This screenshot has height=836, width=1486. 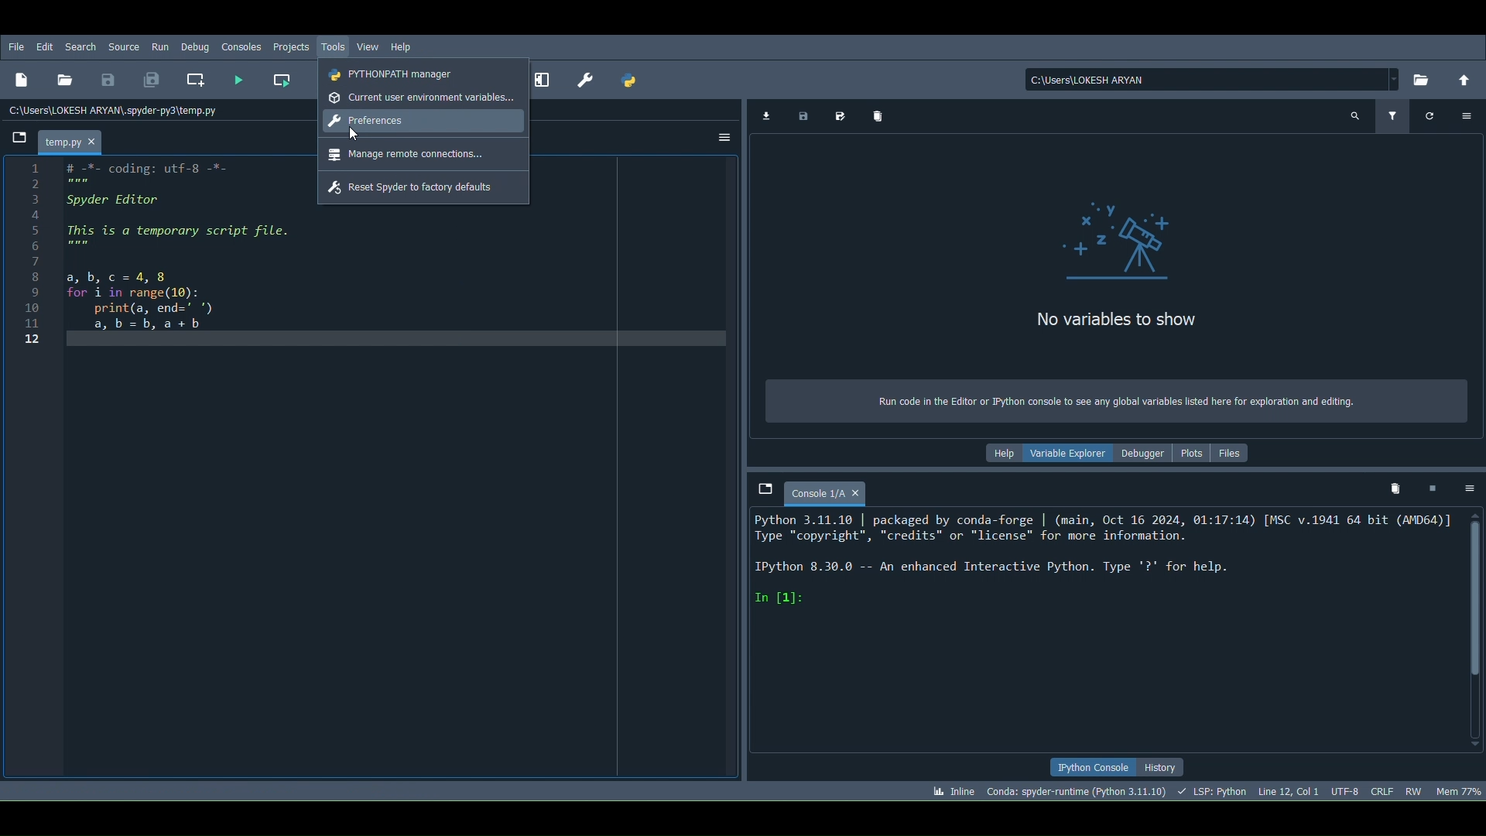 What do you see at coordinates (1233, 457) in the screenshot?
I see `Files` at bounding box center [1233, 457].